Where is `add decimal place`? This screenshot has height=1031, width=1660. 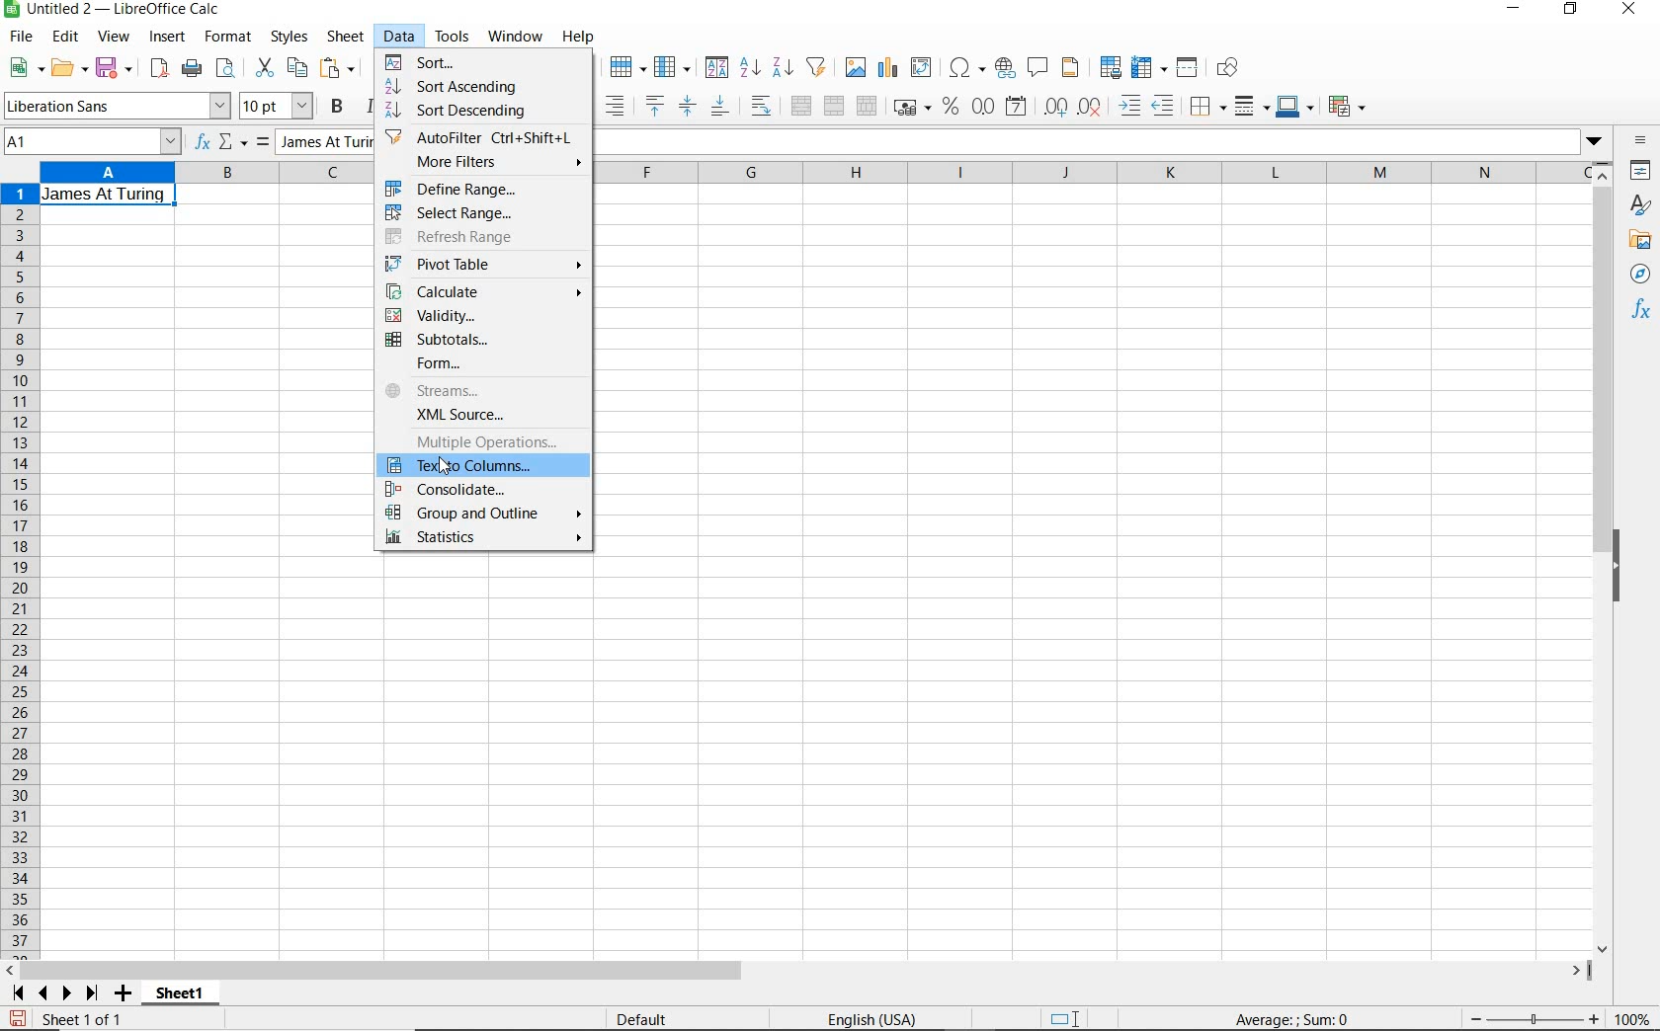
add decimal place is located at coordinates (1060, 106).